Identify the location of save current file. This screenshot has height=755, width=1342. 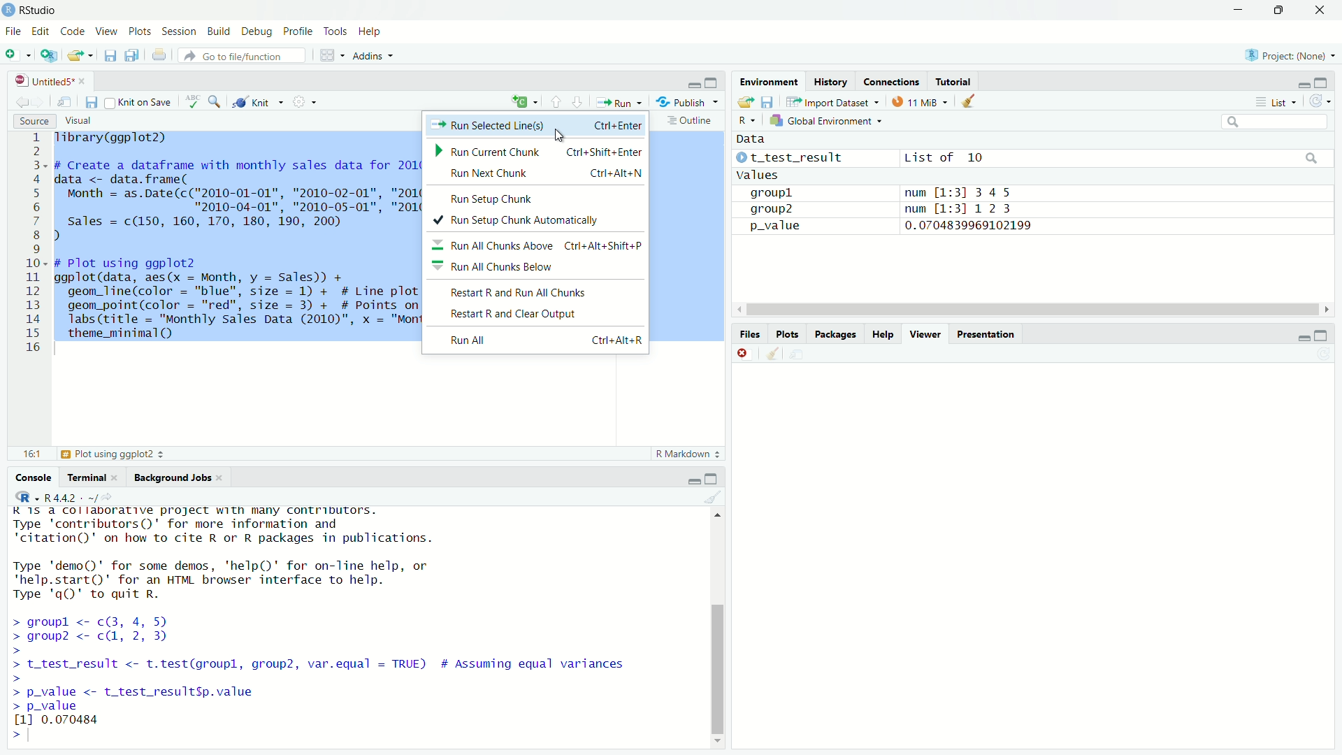
(110, 57).